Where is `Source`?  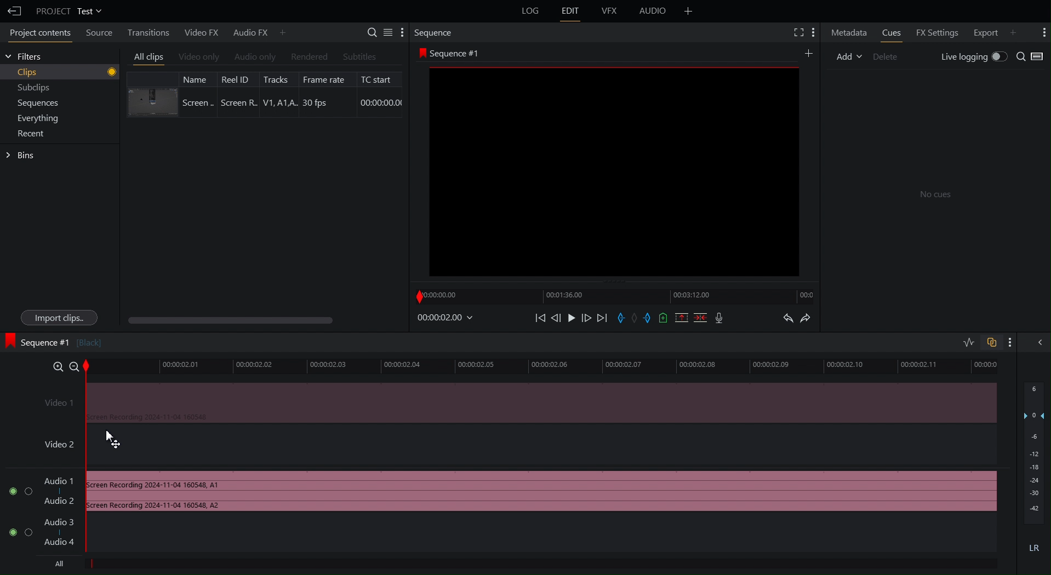
Source is located at coordinates (101, 32).